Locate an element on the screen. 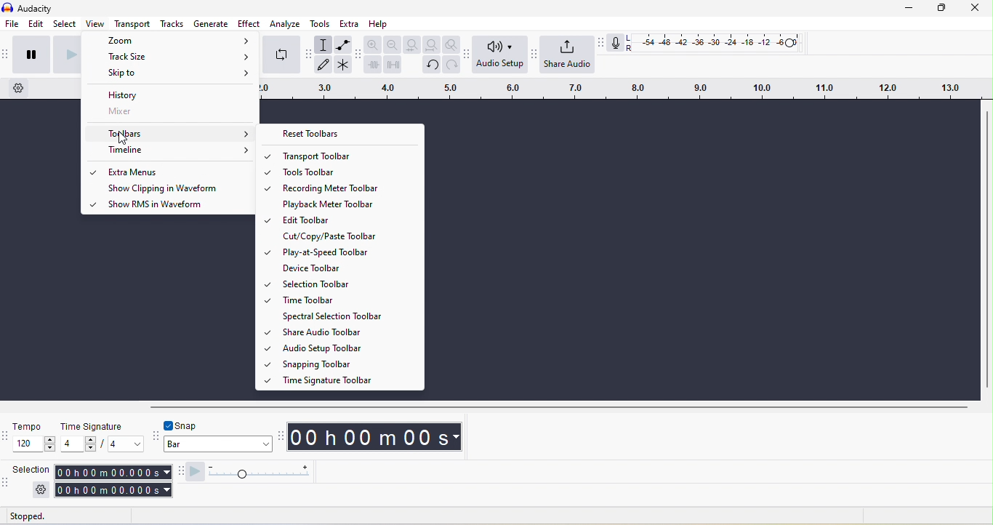 The width and height of the screenshot is (993, 525). zoom in is located at coordinates (373, 44).